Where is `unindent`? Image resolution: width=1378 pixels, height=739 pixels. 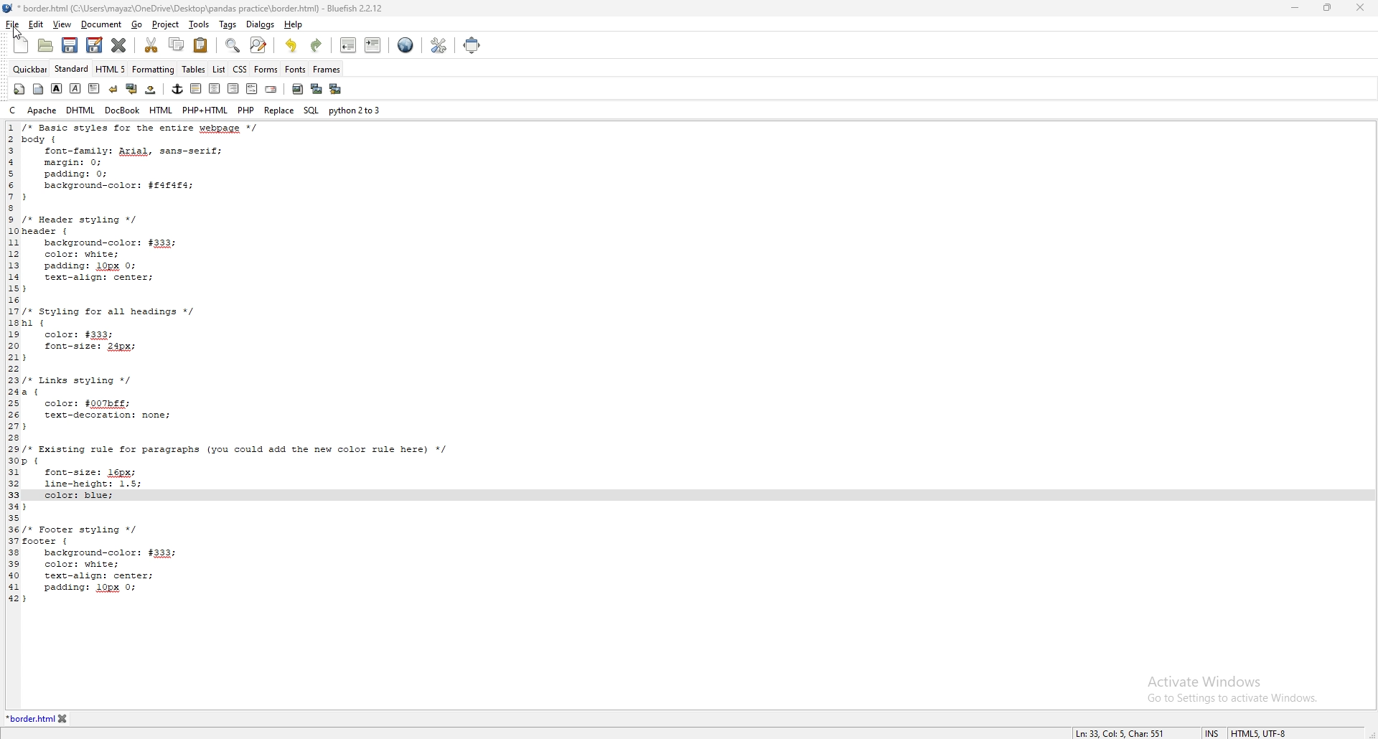
unindent is located at coordinates (348, 44).